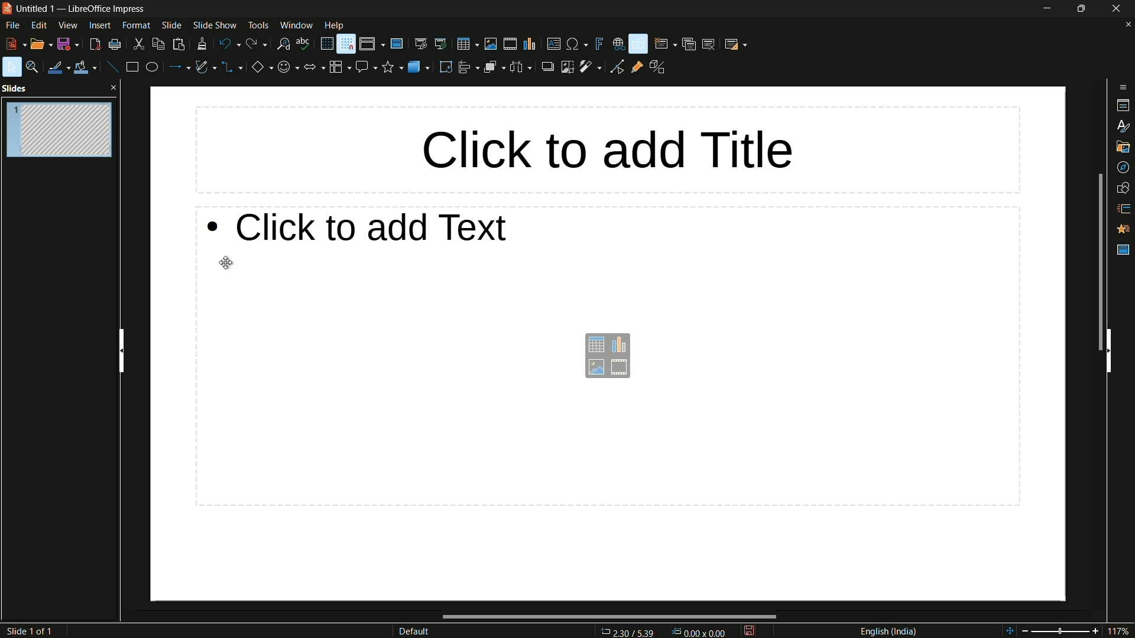 This screenshot has width=1135, height=638. I want to click on connectors, so click(232, 68).